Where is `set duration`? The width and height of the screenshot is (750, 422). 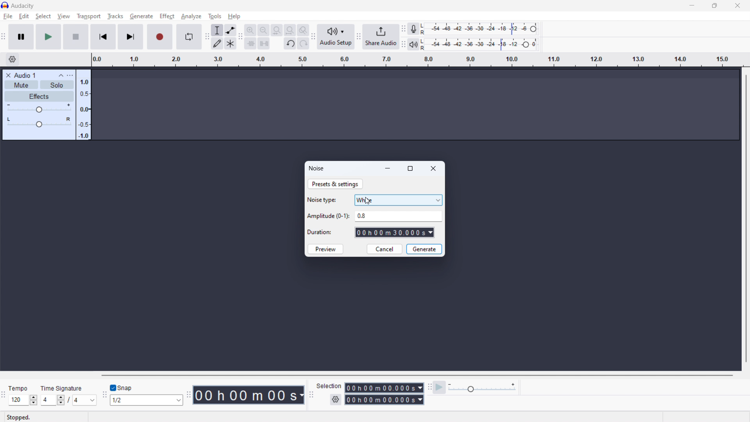 set duration is located at coordinates (395, 232).